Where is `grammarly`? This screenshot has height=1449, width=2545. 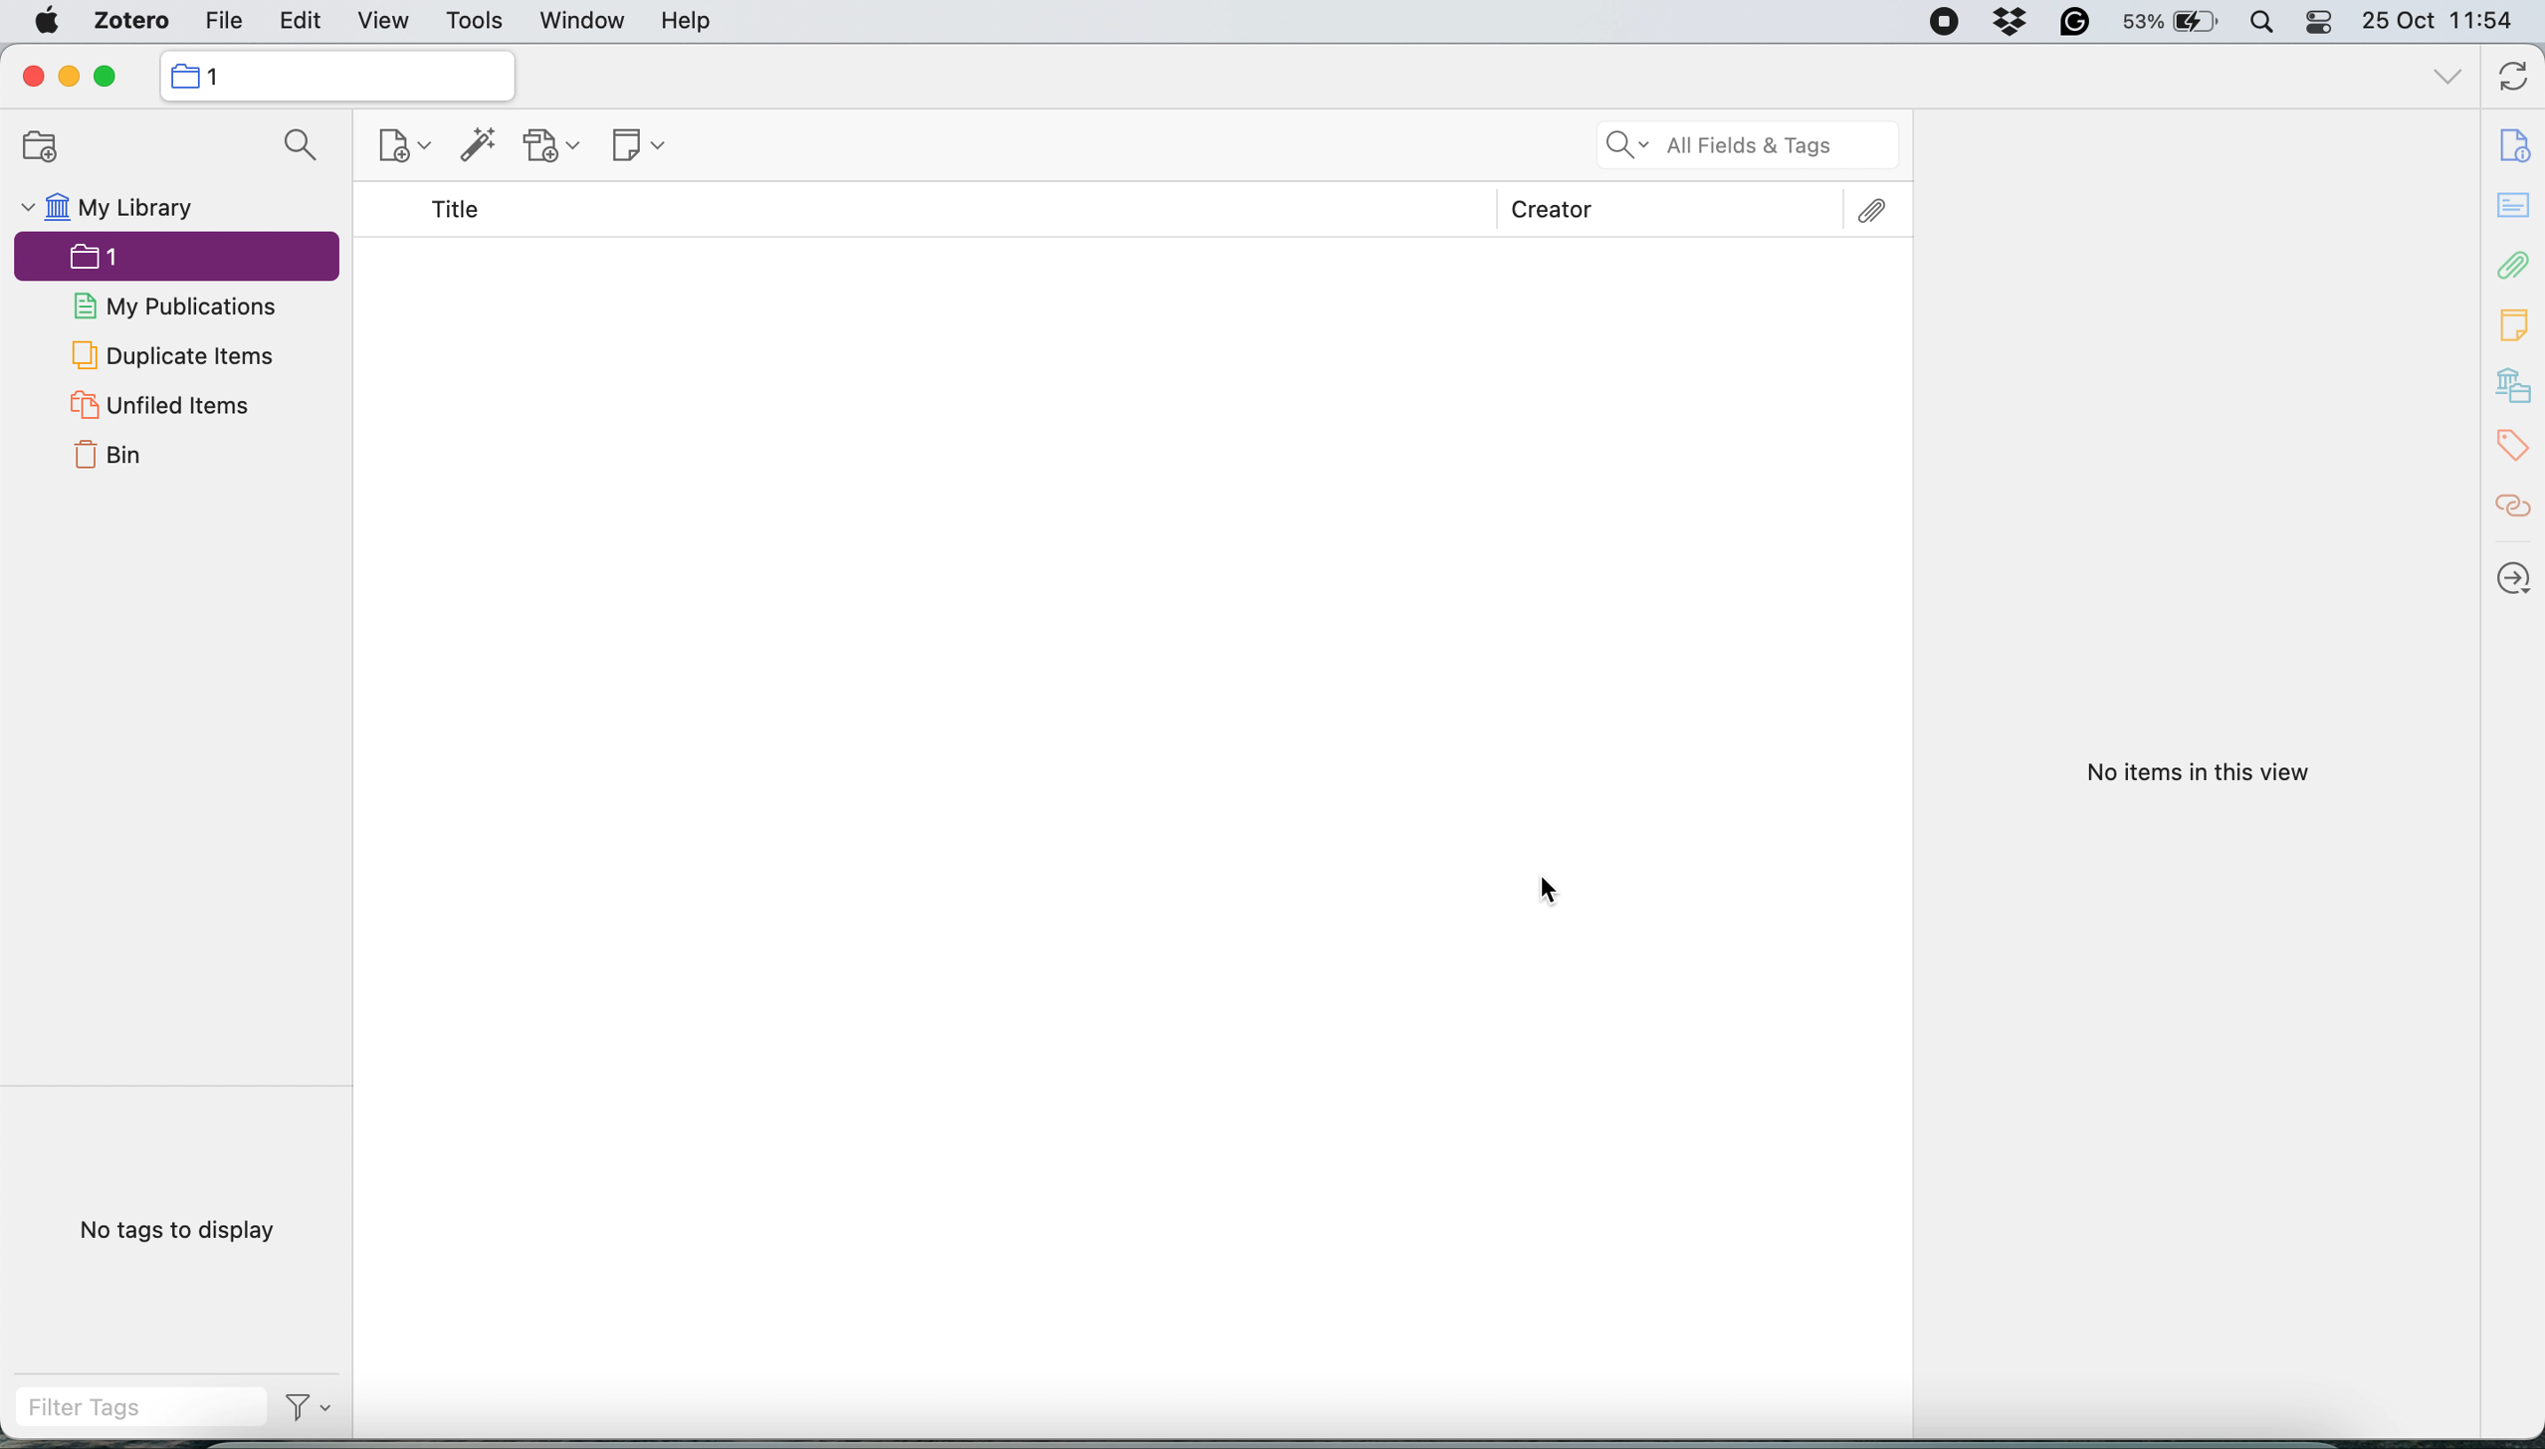 grammarly is located at coordinates (2075, 22).